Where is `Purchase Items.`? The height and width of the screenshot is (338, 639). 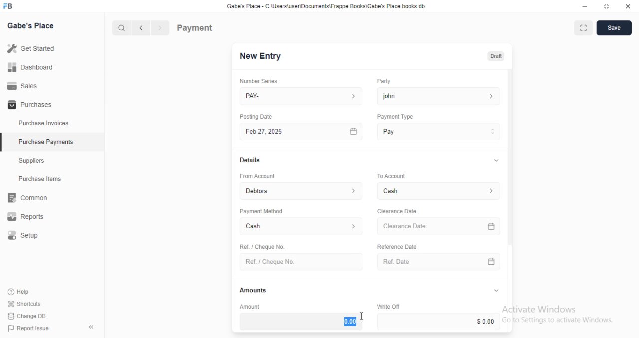
Purchase Items. is located at coordinates (43, 180).